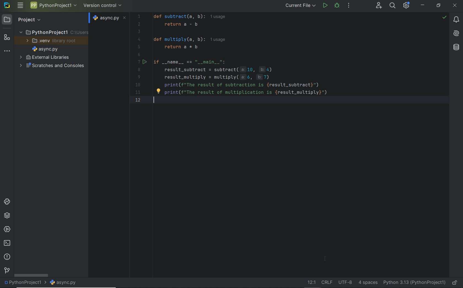 The image size is (463, 288). Describe the element at coordinates (301, 6) in the screenshot. I see `current file` at that location.